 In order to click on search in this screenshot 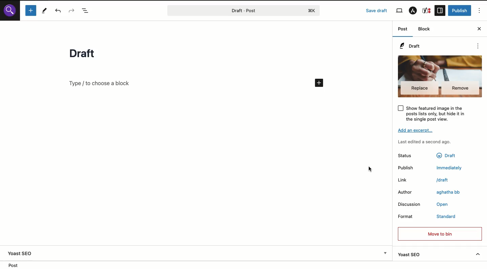, I will do `click(10, 11)`.